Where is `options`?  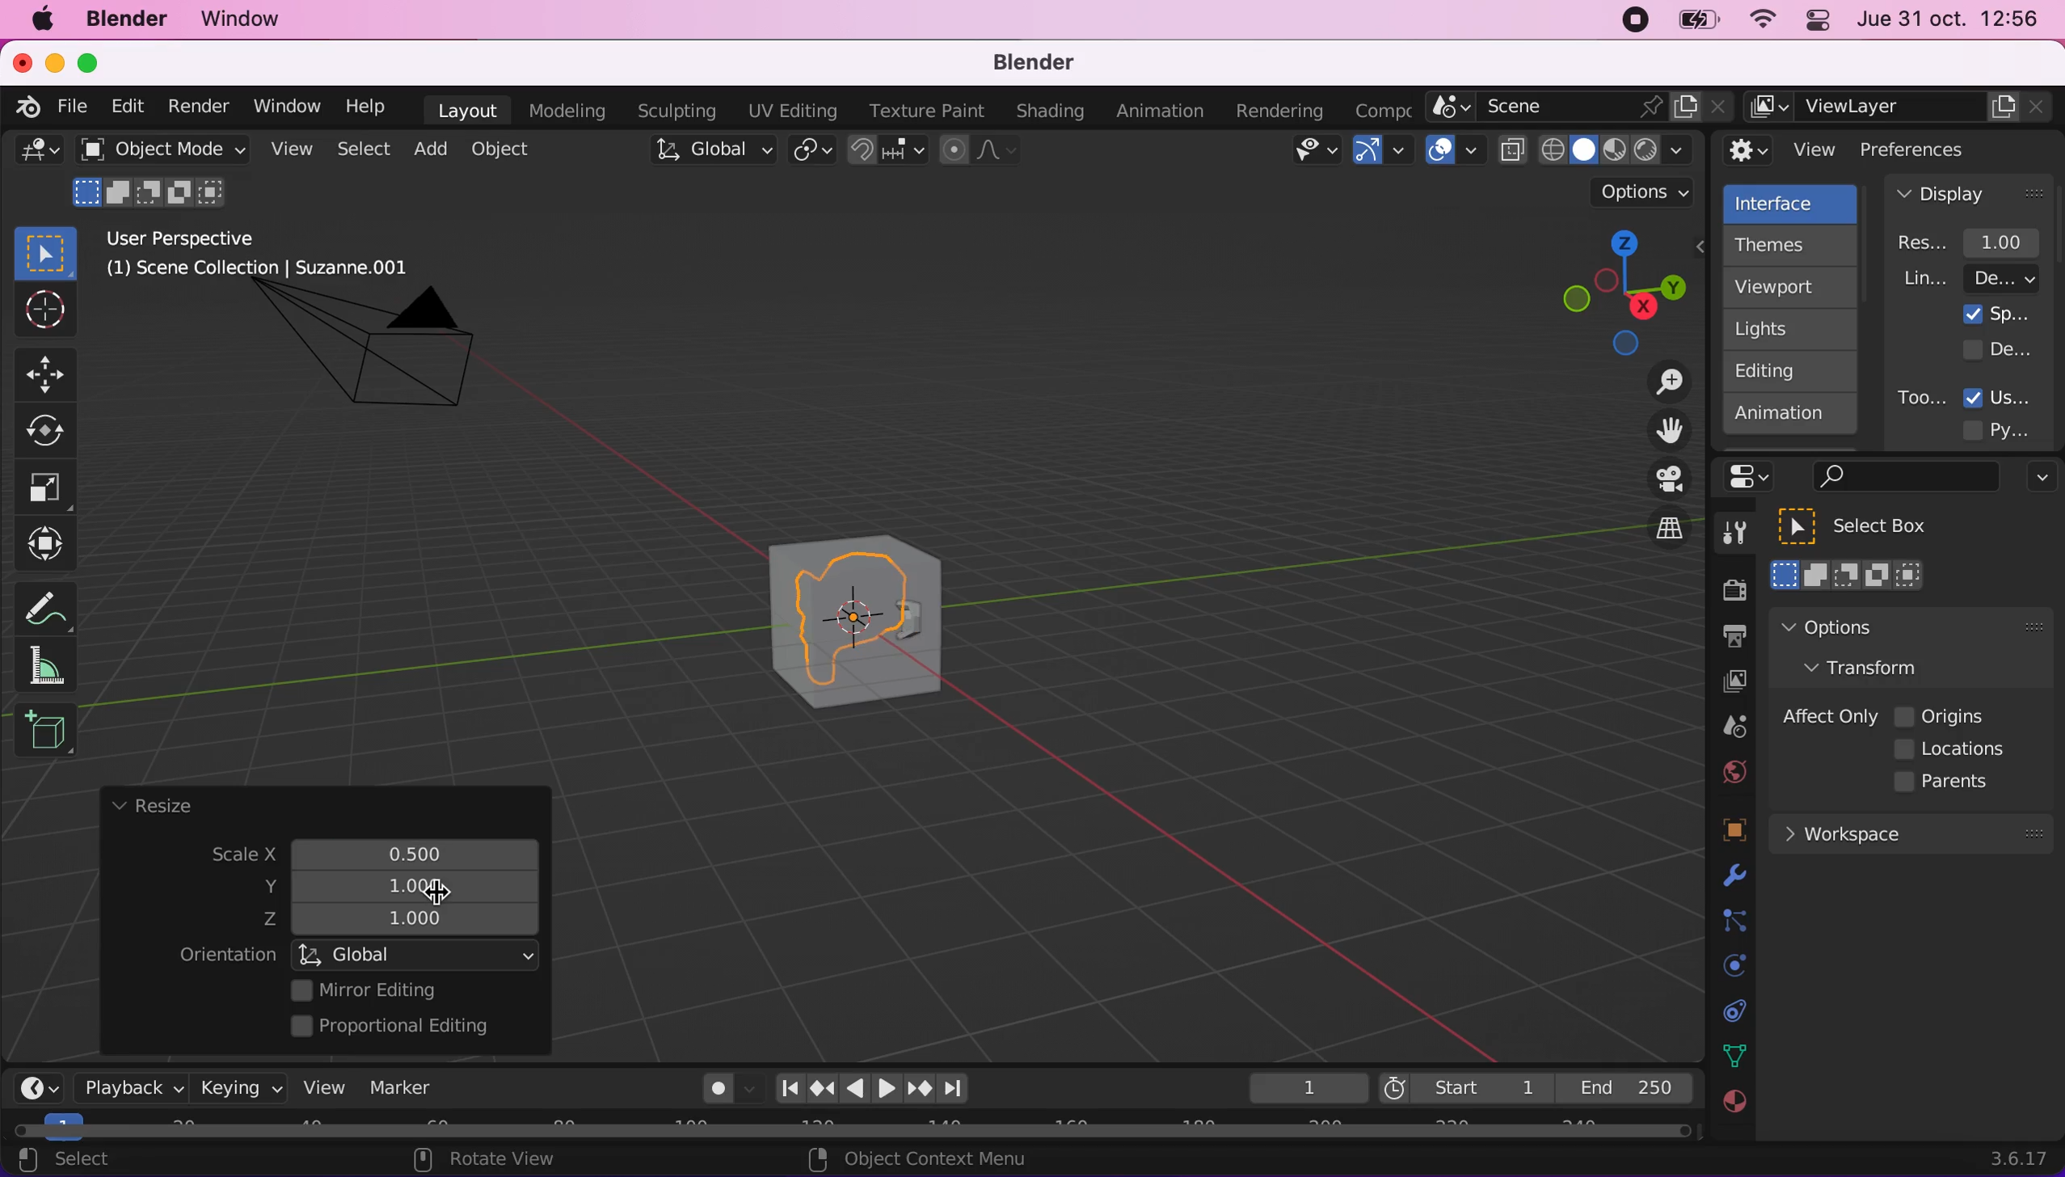 options is located at coordinates (1873, 626).